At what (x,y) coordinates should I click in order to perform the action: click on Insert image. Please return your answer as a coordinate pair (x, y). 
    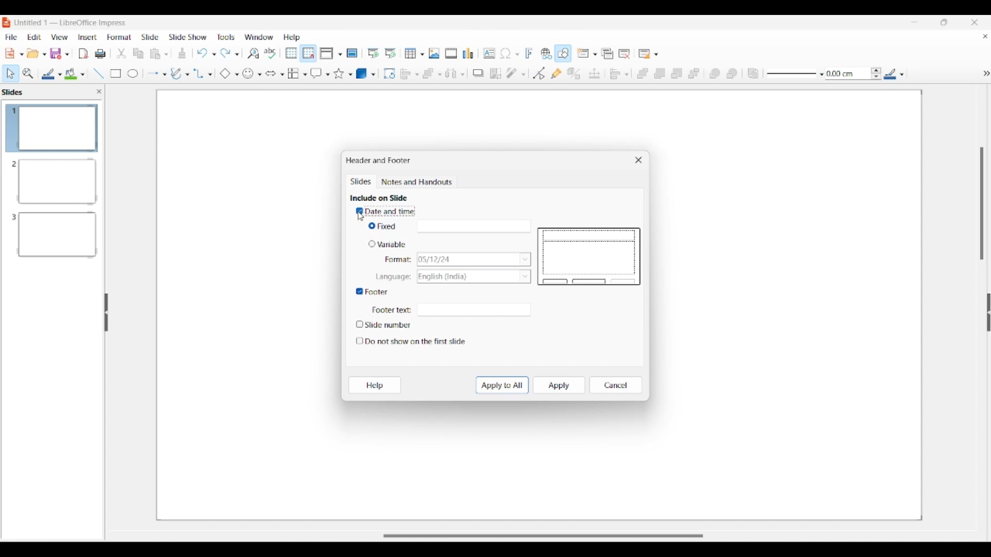
    Looking at the image, I should click on (434, 53).